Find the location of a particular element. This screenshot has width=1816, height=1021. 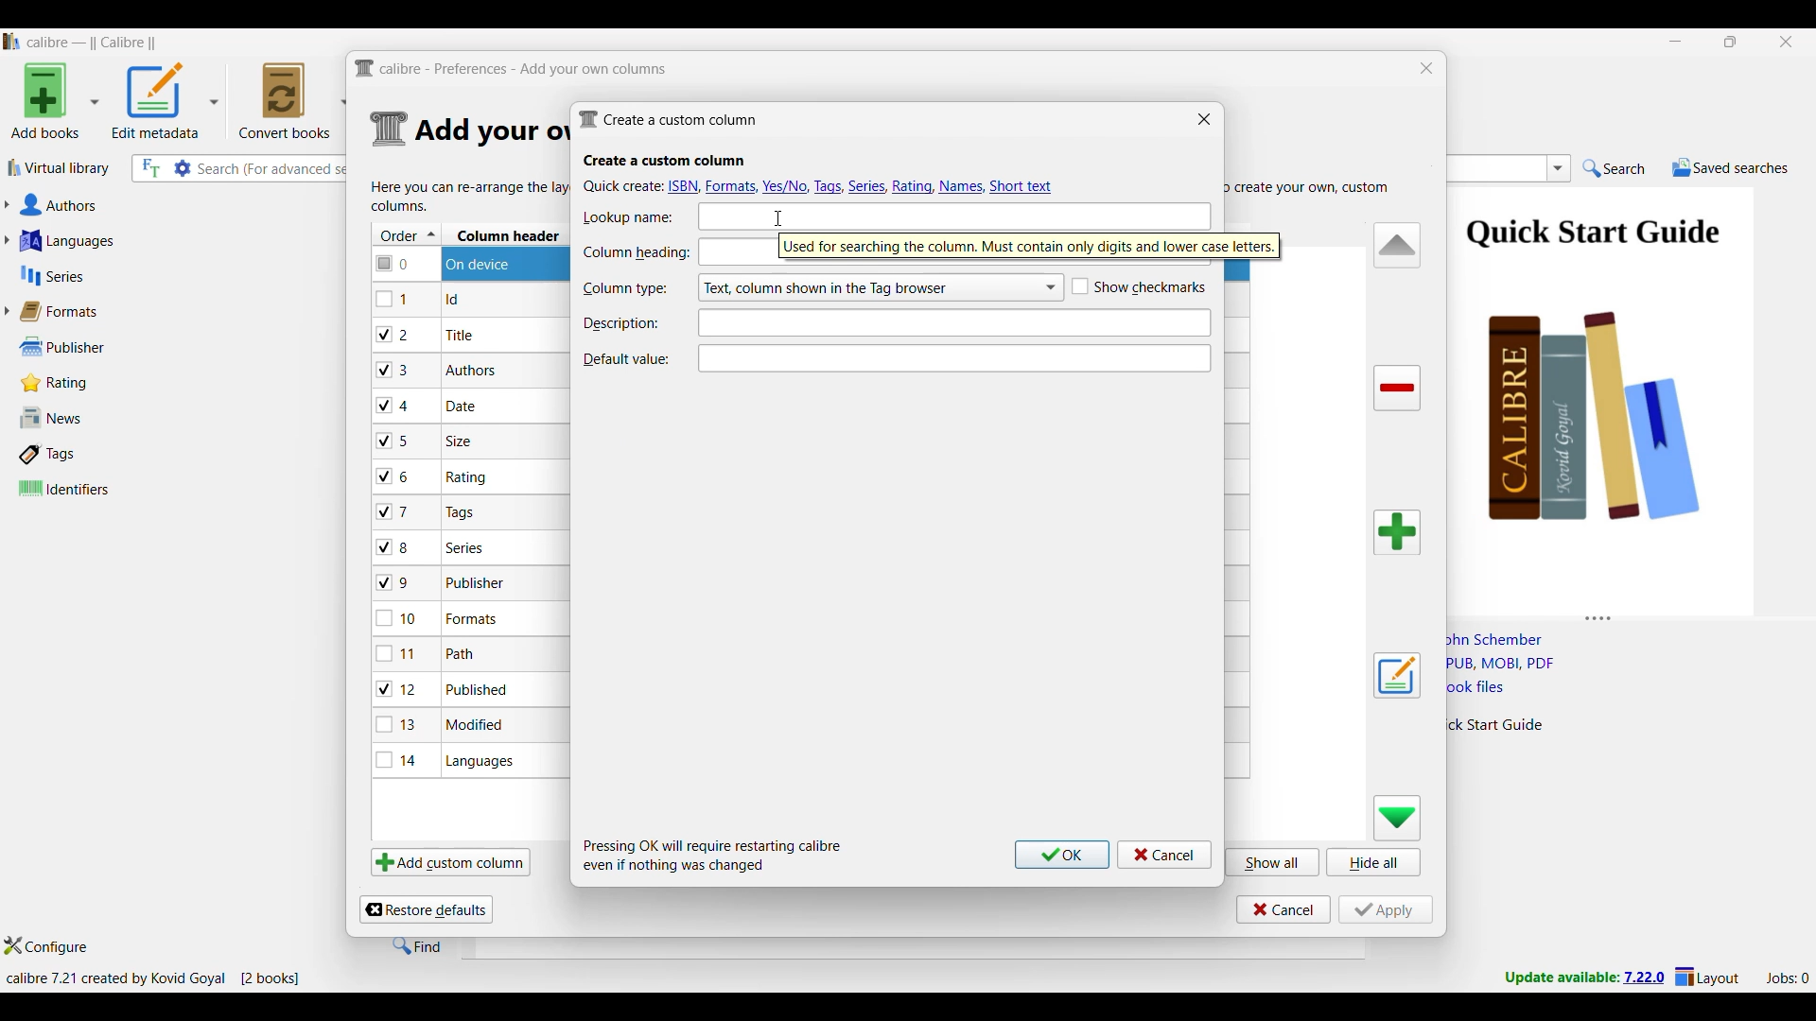

Current jobs is located at coordinates (1787, 978).